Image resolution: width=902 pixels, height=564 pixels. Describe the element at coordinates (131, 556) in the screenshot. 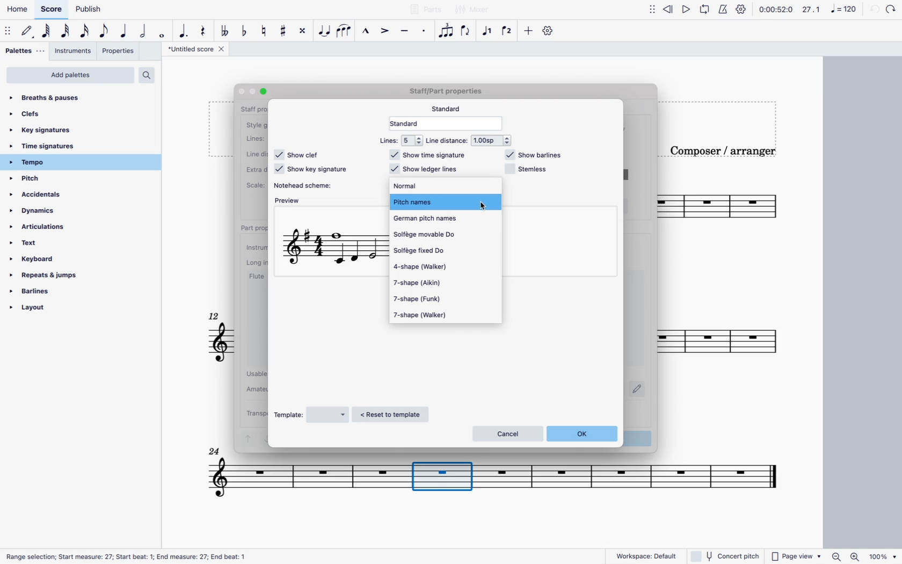

I see `` at that location.